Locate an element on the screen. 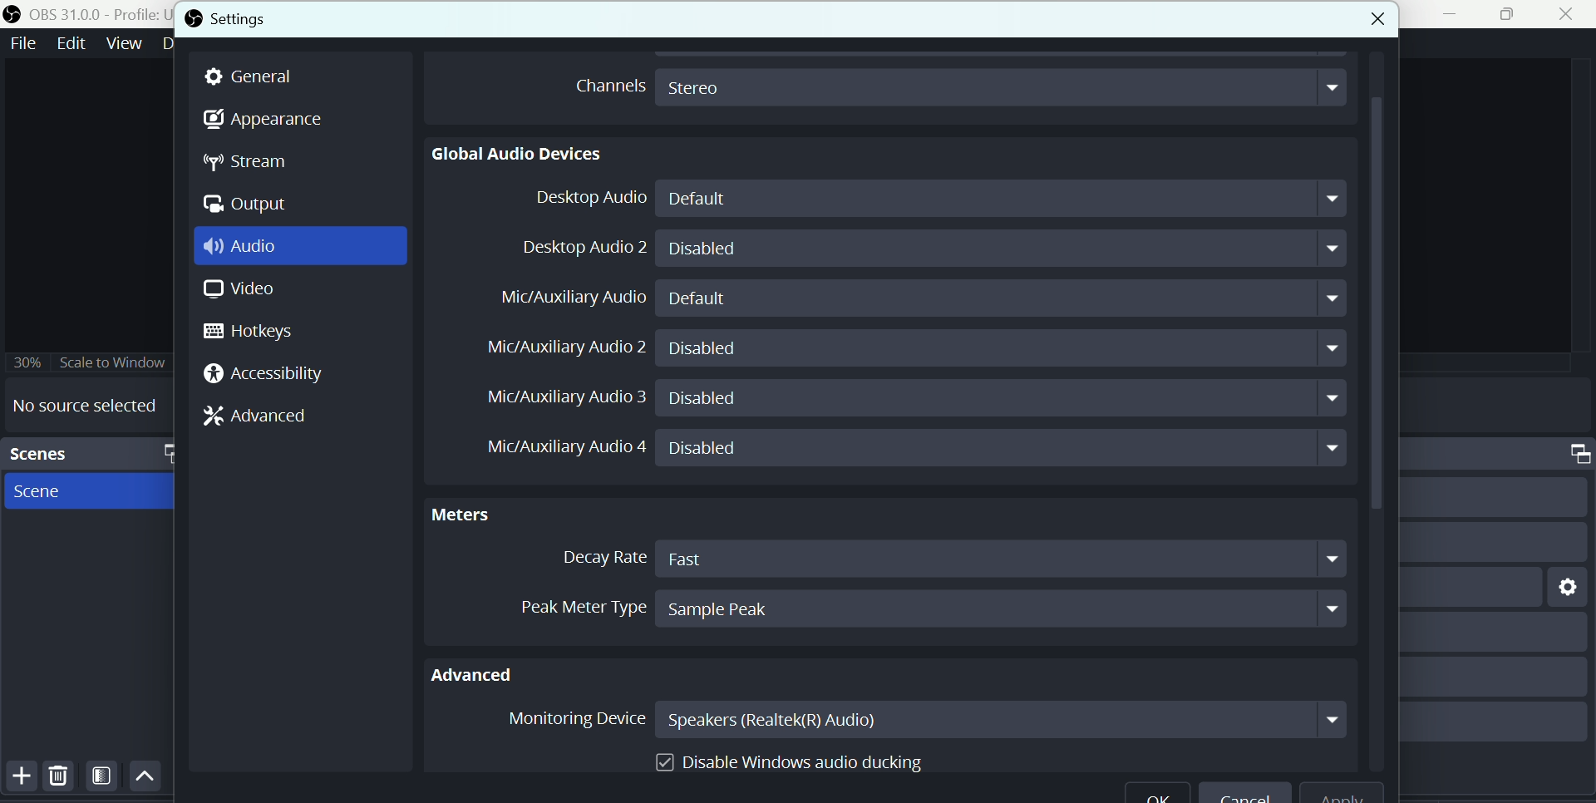 This screenshot has width=1596, height=803. Monitoring Device is located at coordinates (572, 722).